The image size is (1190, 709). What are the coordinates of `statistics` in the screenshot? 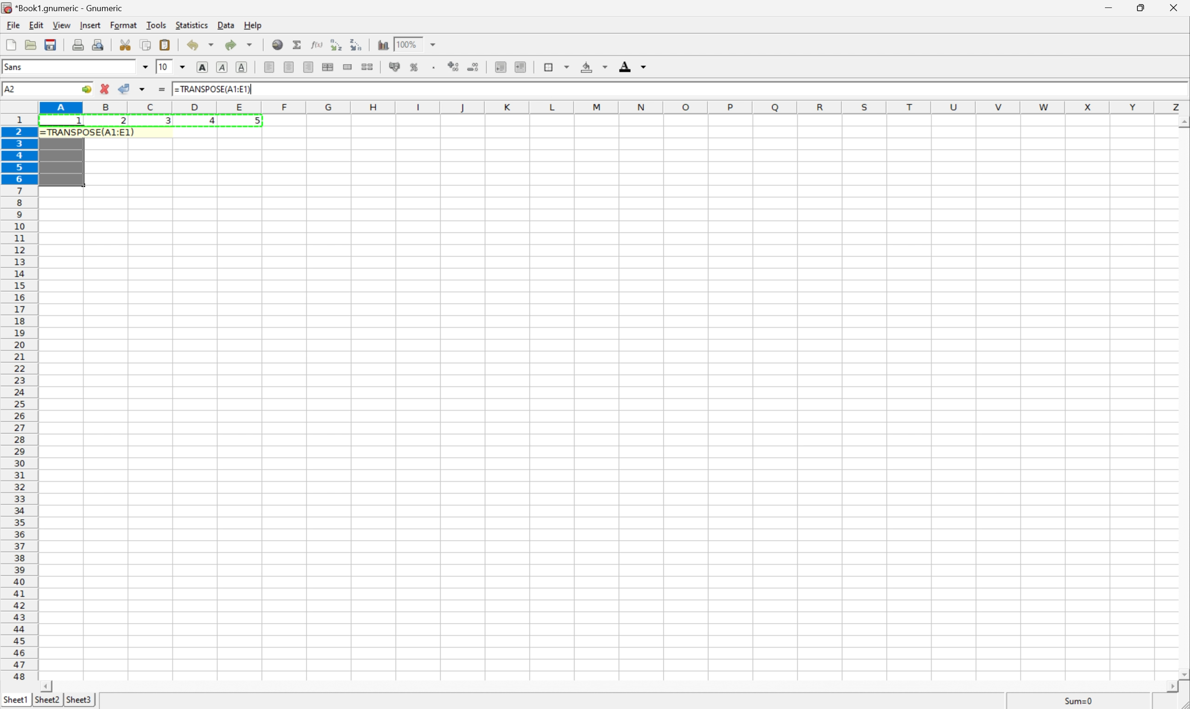 It's located at (192, 26).